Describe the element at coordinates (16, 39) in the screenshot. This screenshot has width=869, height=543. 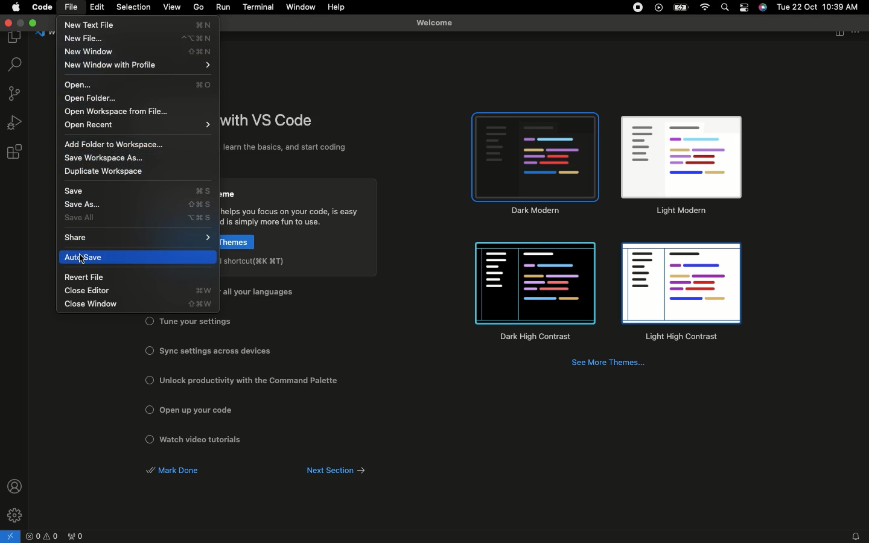
I see `Explorer` at that location.